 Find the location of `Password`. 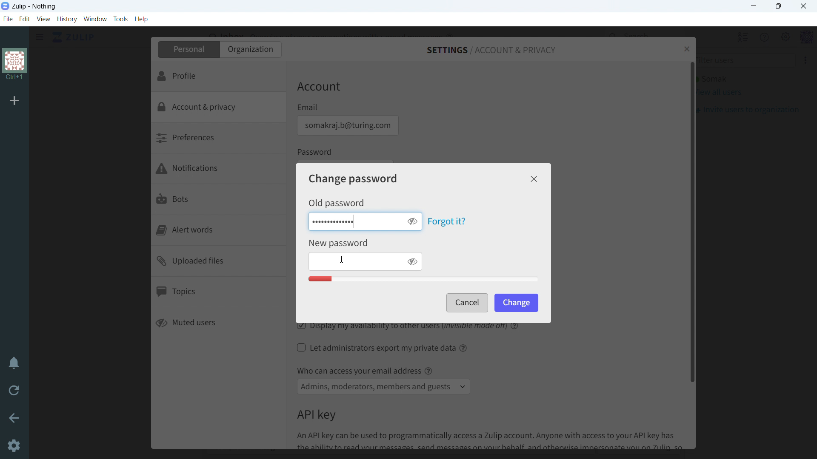

Password is located at coordinates (316, 152).